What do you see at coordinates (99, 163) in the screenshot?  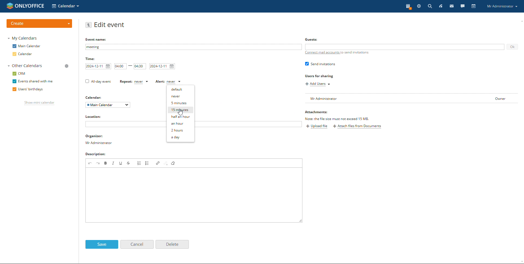 I see `redo` at bounding box center [99, 163].